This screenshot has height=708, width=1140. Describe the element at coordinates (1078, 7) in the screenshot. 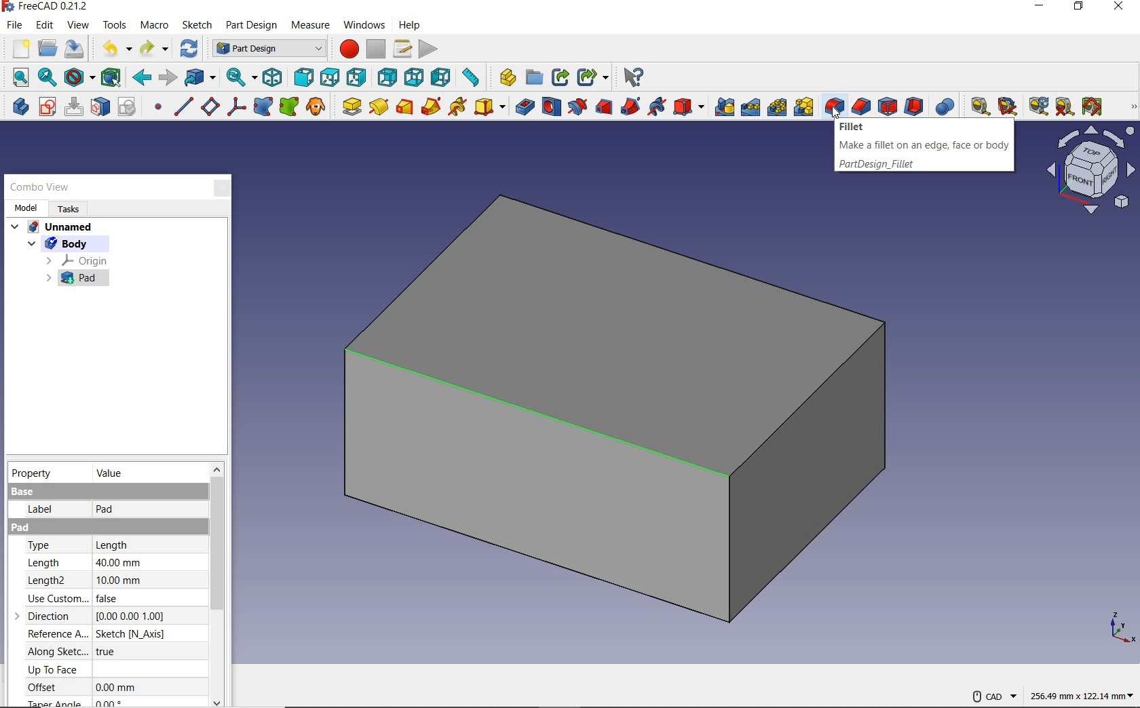

I see `restore down` at that location.